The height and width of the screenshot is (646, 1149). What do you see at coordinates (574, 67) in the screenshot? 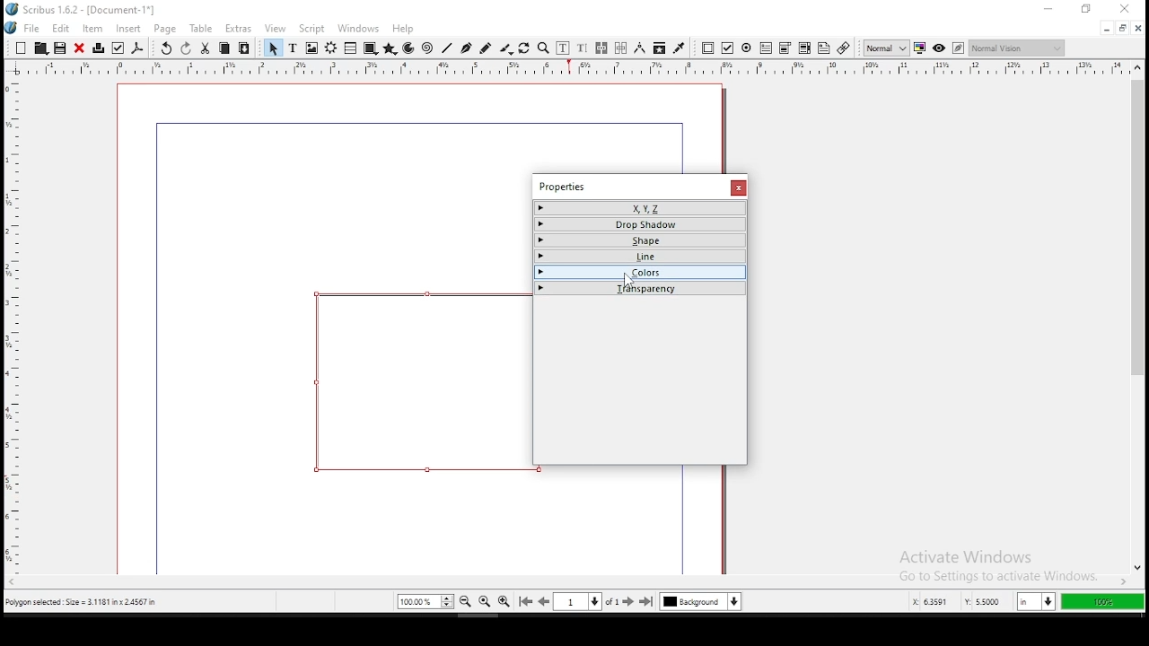
I see `vertical ruler` at bounding box center [574, 67].